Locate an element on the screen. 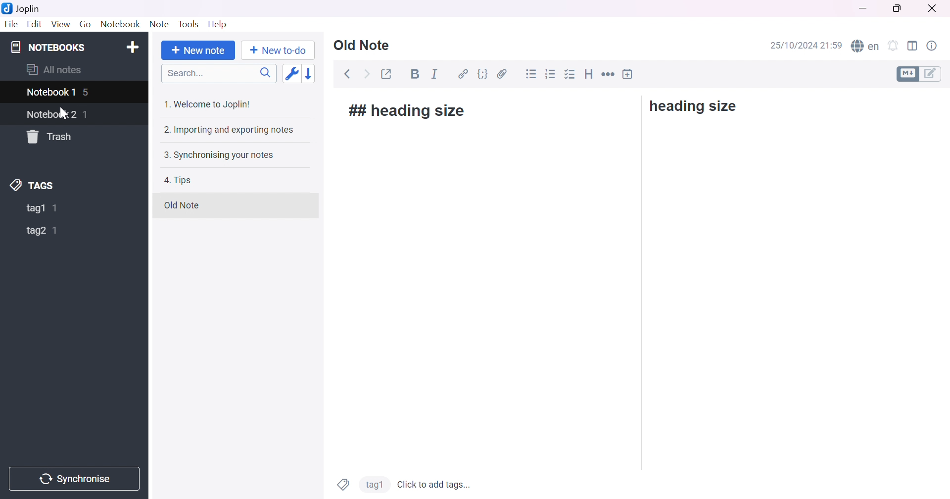 The width and height of the screenshot is (950, 499). Add notebook is located at coordinates (133, 47).